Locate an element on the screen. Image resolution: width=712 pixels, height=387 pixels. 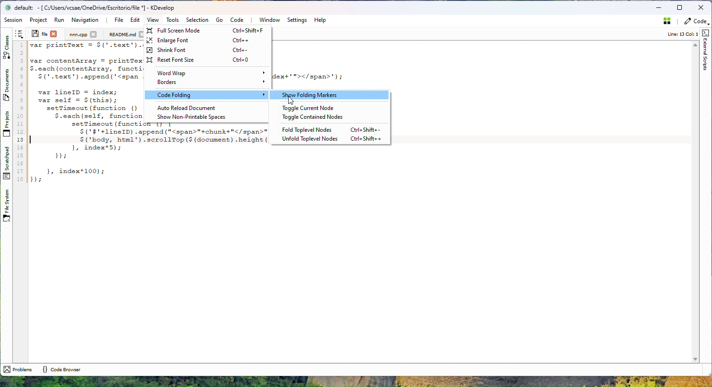
Stash is located at coordinates (665, 23).